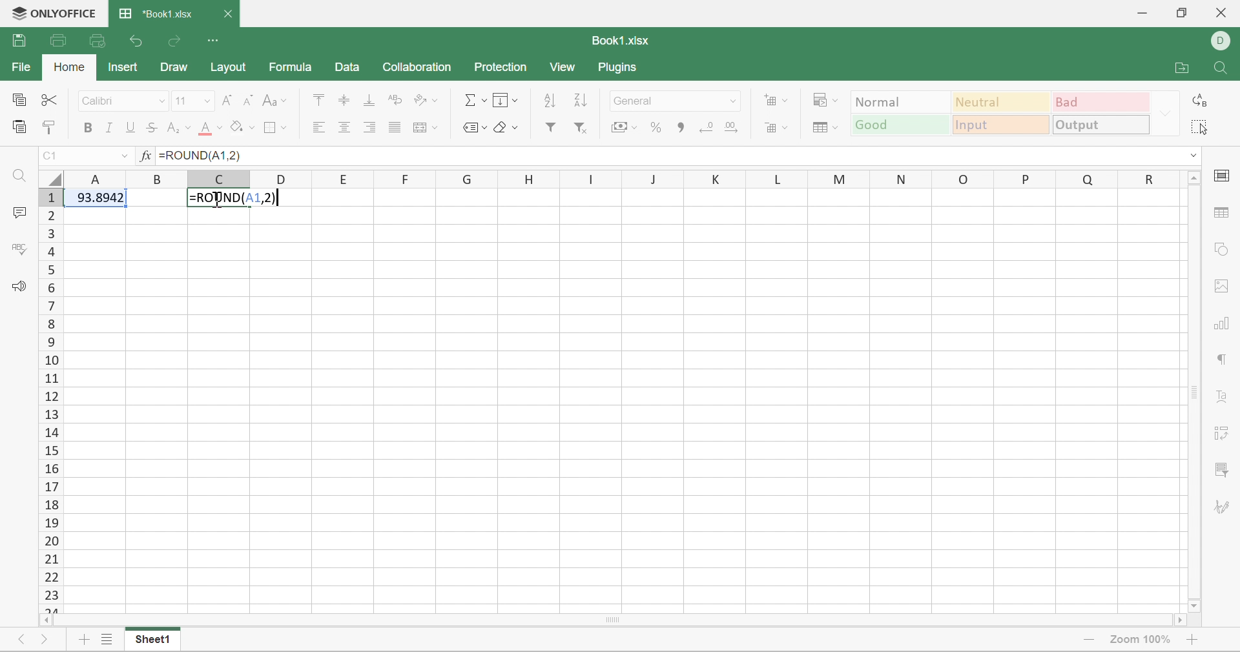  I want to click on Scroll Up, so click(1193, 178).